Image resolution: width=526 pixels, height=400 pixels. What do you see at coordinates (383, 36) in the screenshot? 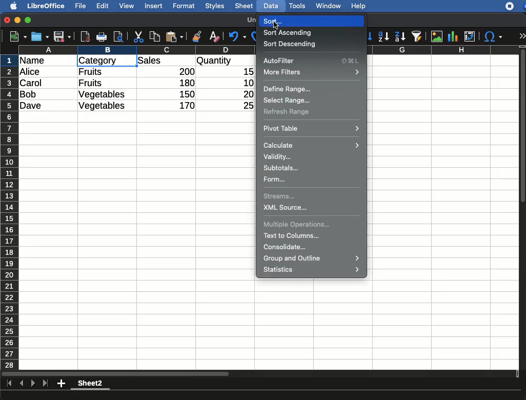
I see `ascending` at bounding box center [383, 36].